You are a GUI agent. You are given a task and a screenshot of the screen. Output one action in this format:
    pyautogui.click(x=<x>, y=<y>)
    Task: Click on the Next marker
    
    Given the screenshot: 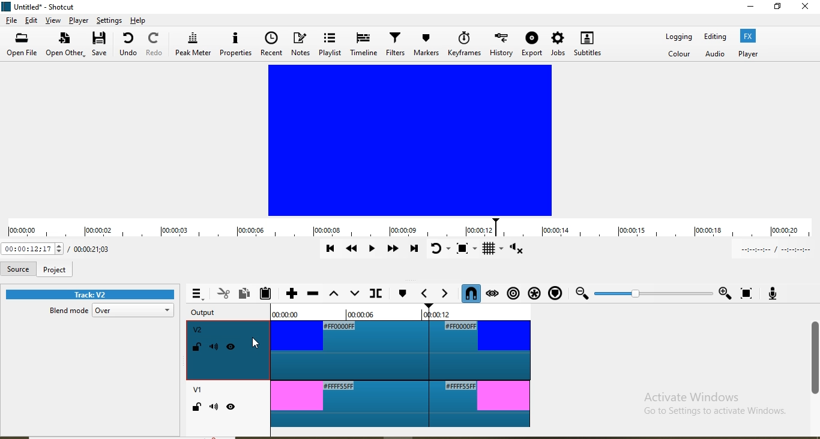 What is the action you would take?
    pyautogui.click(x=447, y=294)
    